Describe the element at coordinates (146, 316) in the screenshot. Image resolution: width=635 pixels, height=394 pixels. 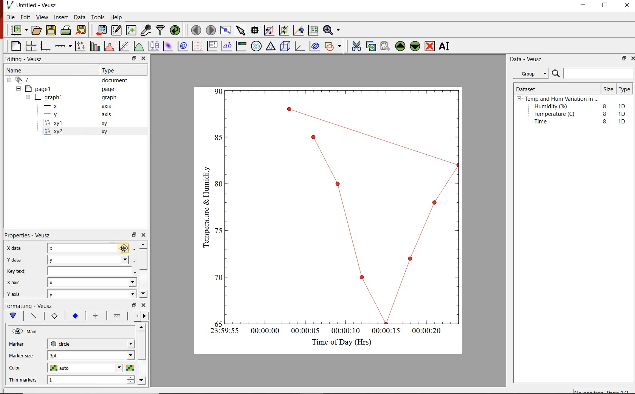
I see `go forward` at that location.